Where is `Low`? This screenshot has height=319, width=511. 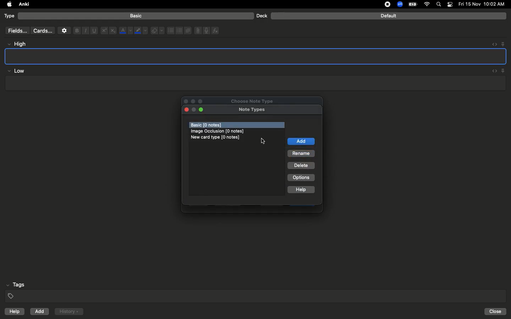
Low is located at coordinates (16, 71).